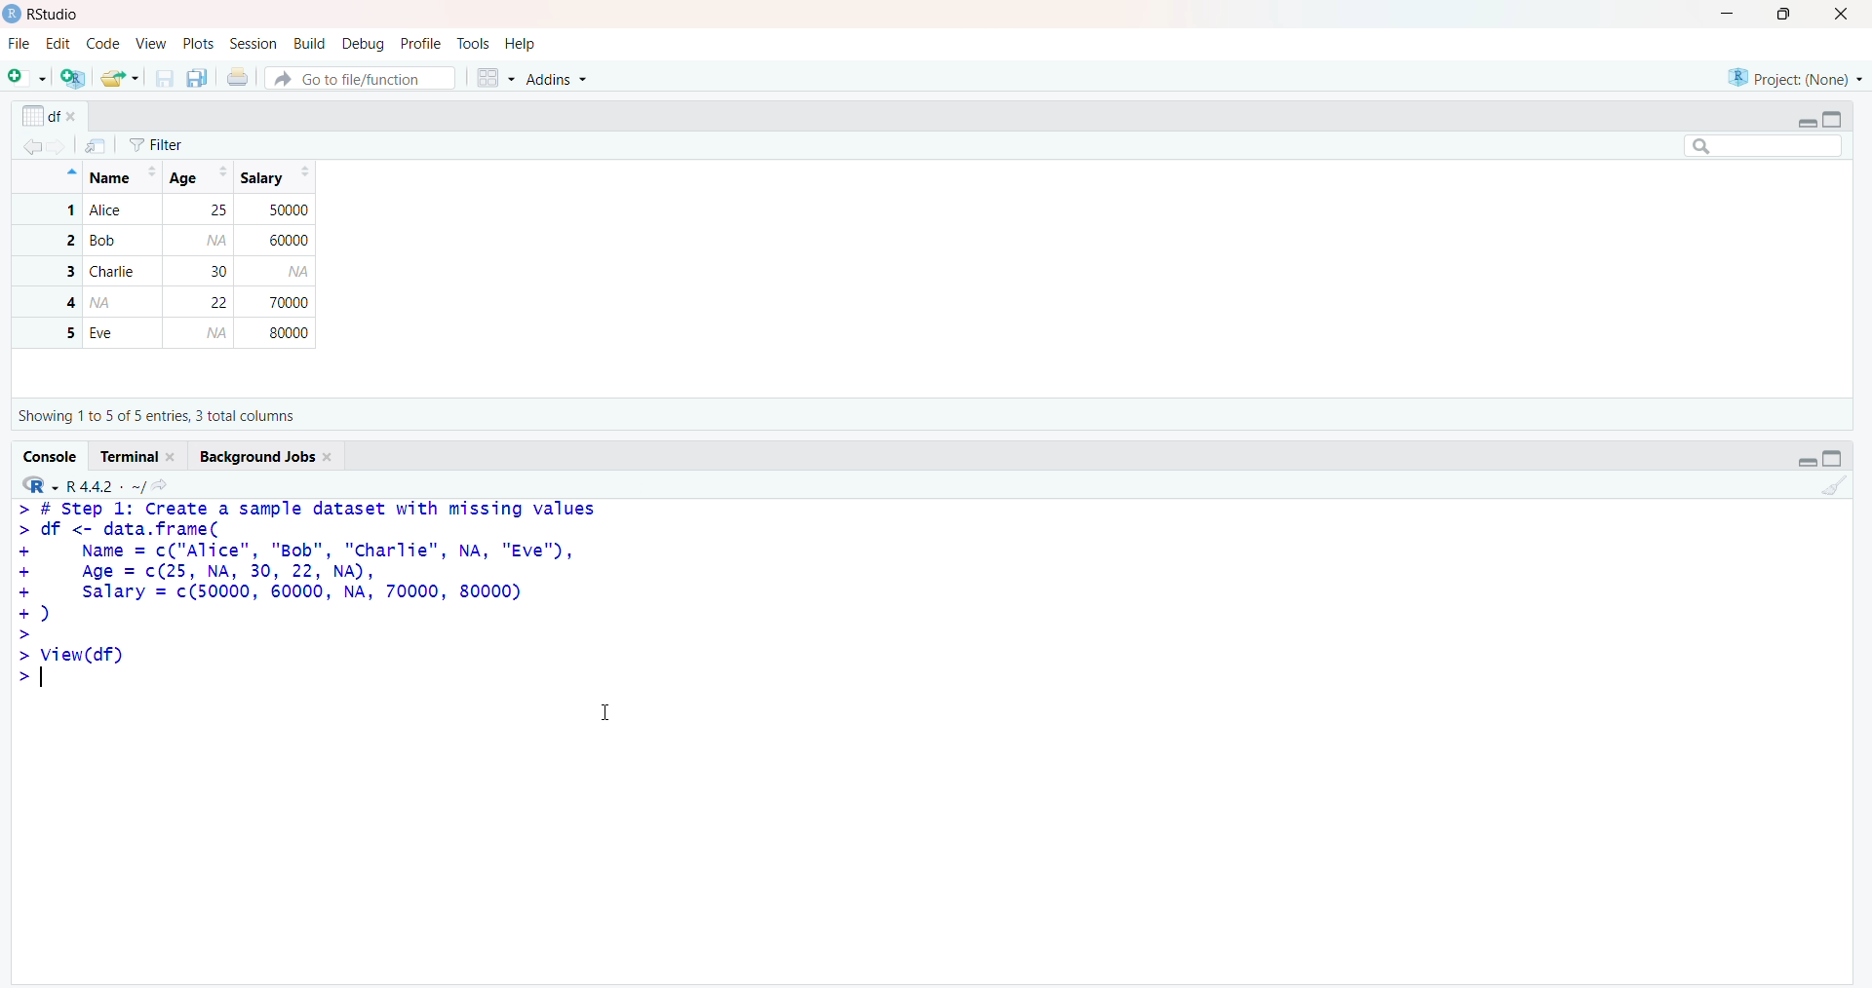  What do you see at coordinates (163, 484) in the screenshot?
I see `View the current working directory` at bounding box center [163, 484].